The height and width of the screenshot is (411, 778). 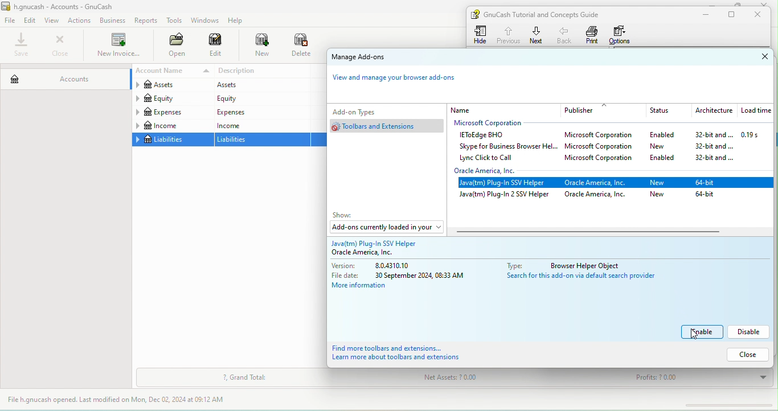 I want to click on toolbars and extensions, so click(x=389, y=126).